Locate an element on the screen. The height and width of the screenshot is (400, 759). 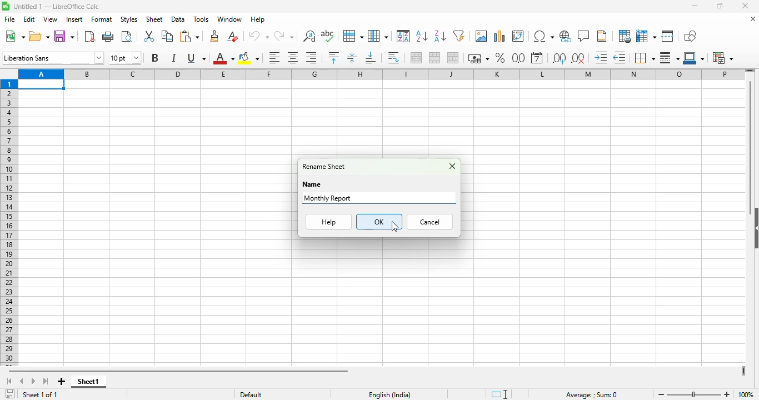
italic is located at coordinates (173, 58).